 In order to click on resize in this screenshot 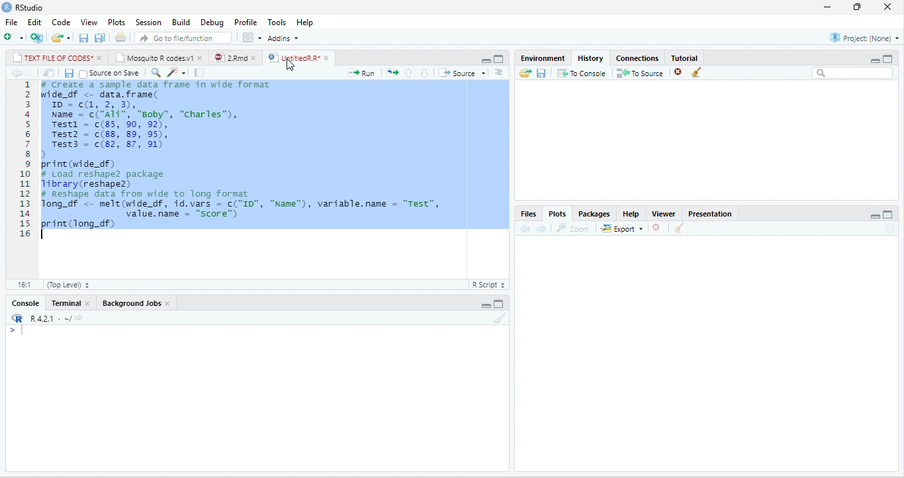, I will do `click(857, 7)`.